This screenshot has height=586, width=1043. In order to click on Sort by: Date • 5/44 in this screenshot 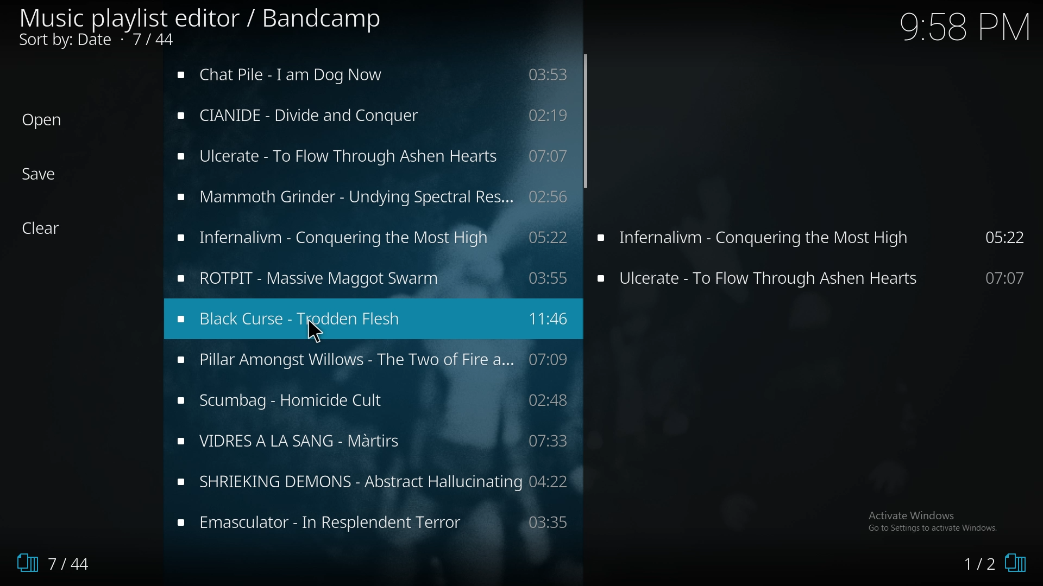, I will do `click(115, 41)`.